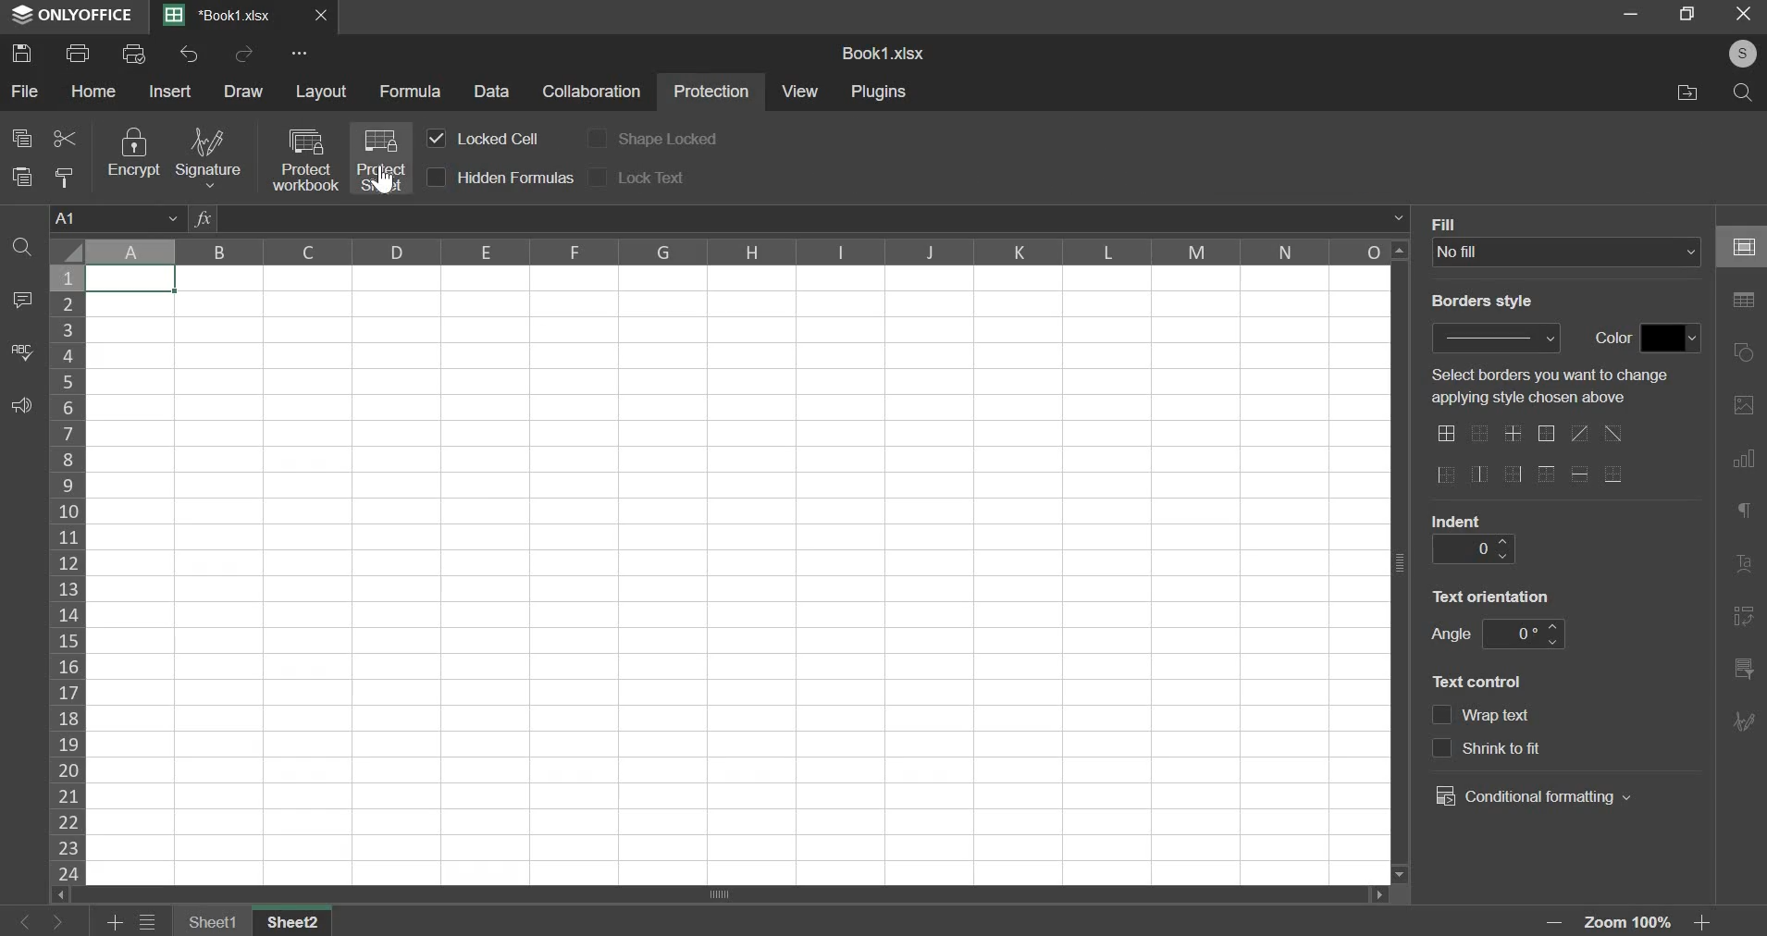 This screenshot has width=1767, height=936. I want to click on Search, so click(1744, 93).